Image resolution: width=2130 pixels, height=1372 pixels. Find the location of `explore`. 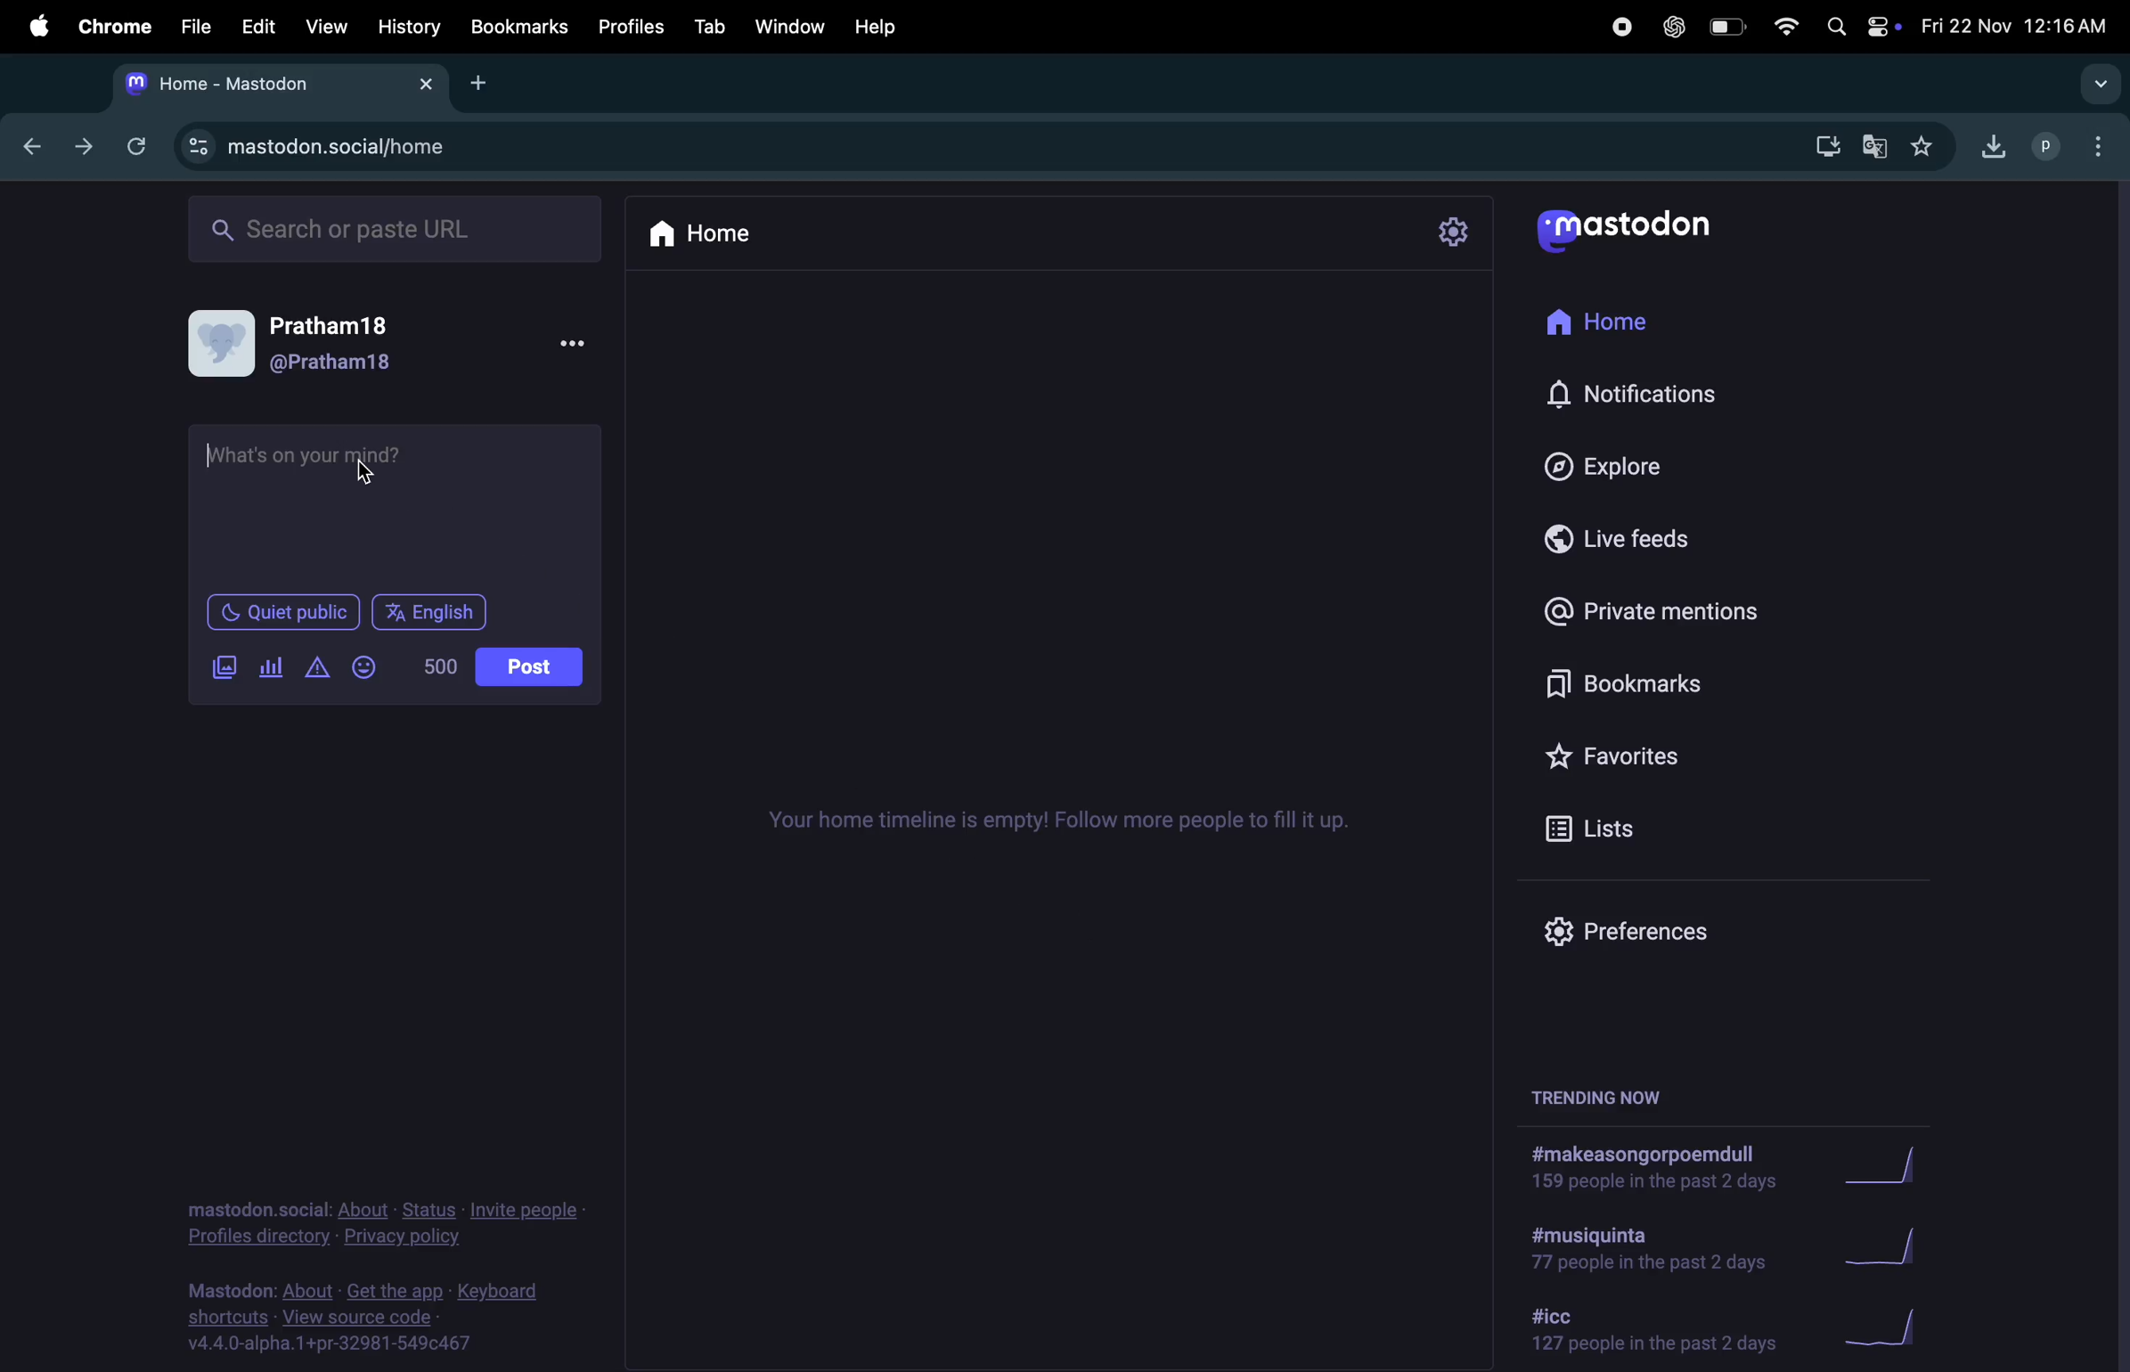

explore is located at coordinates (1599, 462).